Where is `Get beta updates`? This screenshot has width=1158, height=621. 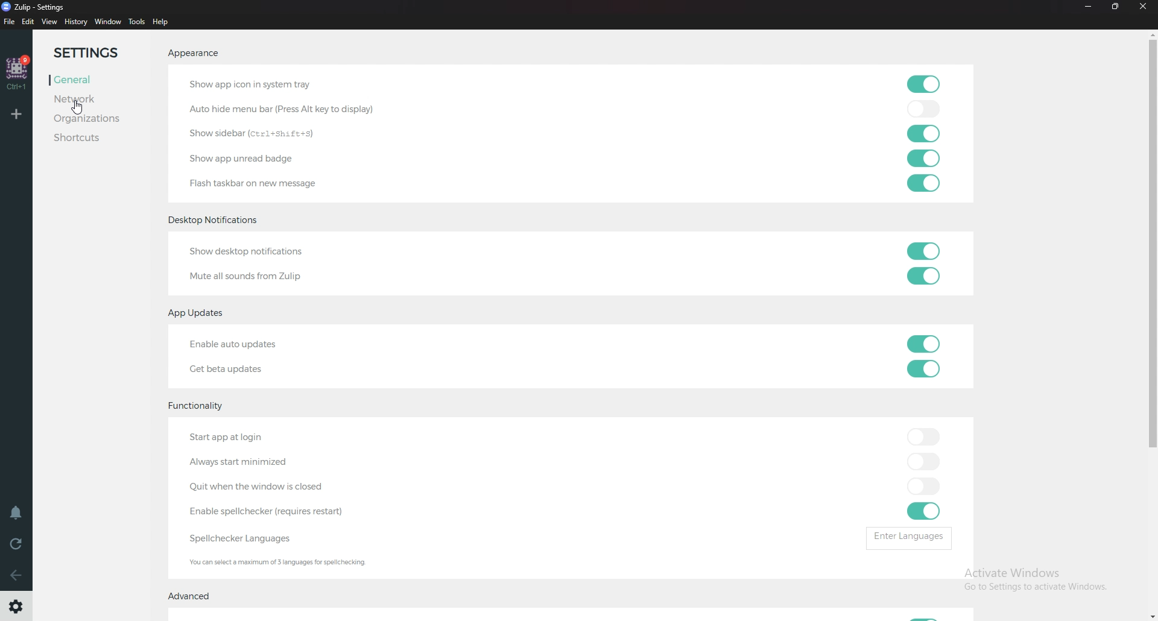 Get beta updates is located at coordinates (236, 369).